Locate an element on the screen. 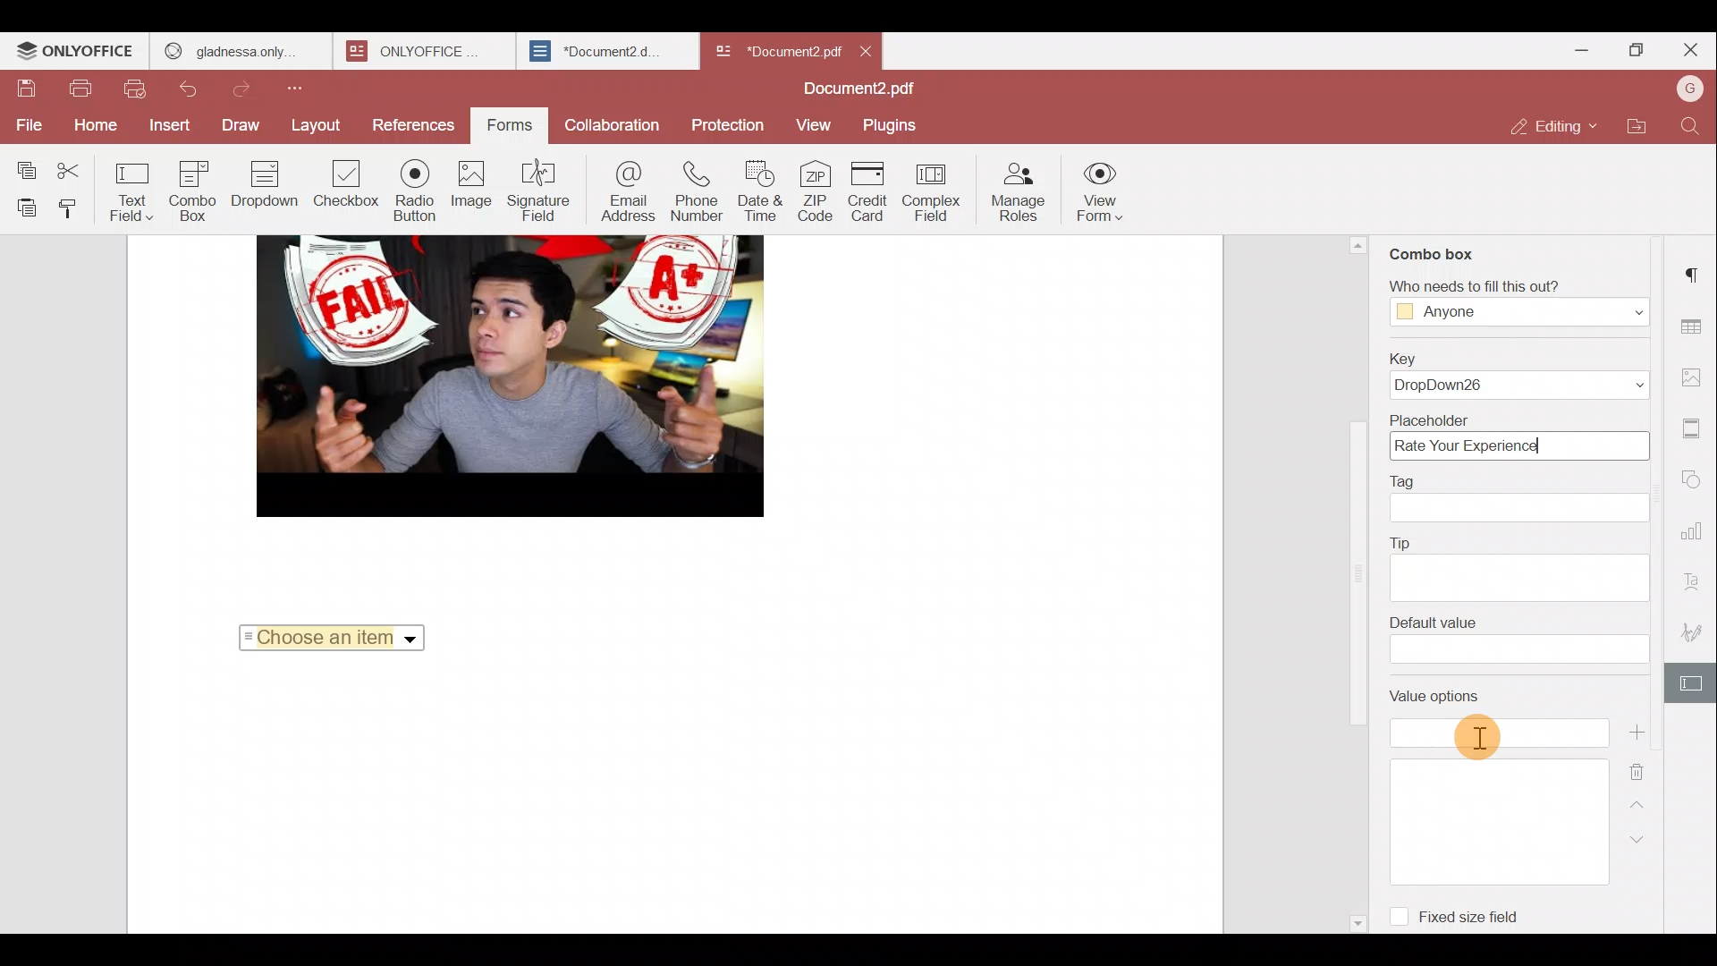 This screenshot has height=966, width=1717. Close is located at coordinates (868, 48).